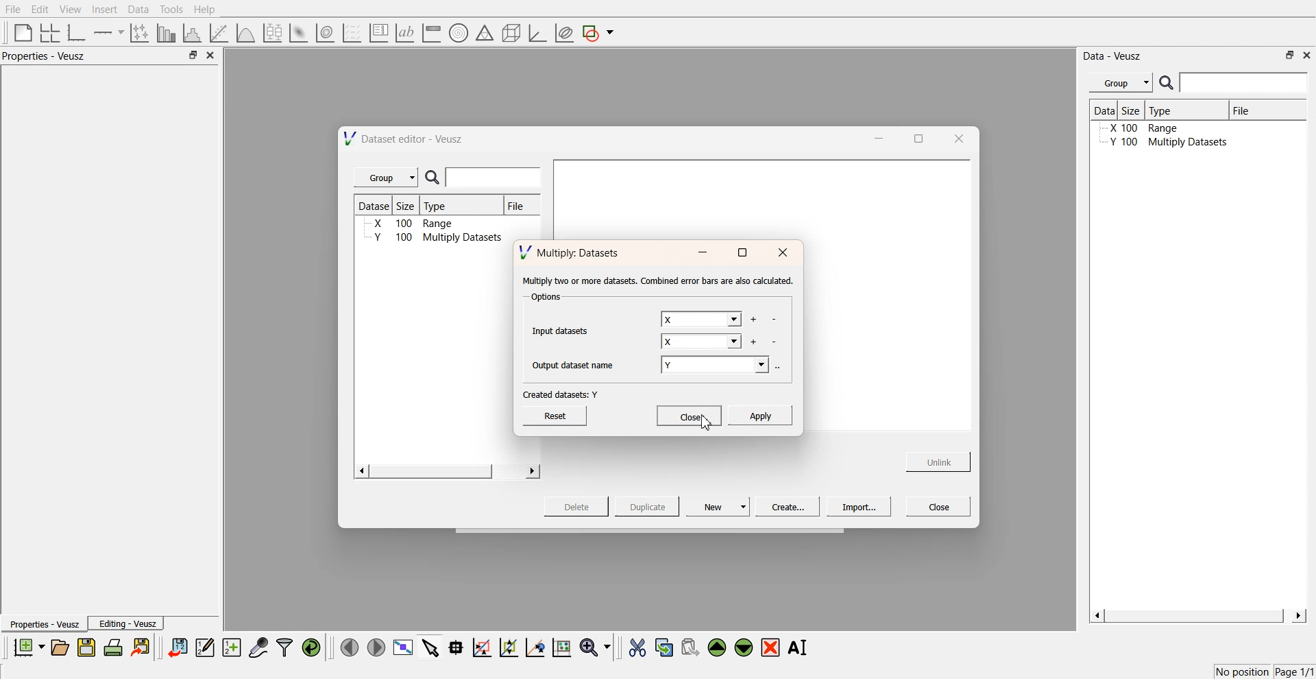 Image resolution: width=1316 pixels, height=679 pixels. What do you see at coordinates (563, 329) in the screenshot?
I see `Input datasets` at bounding box center [563, 329].